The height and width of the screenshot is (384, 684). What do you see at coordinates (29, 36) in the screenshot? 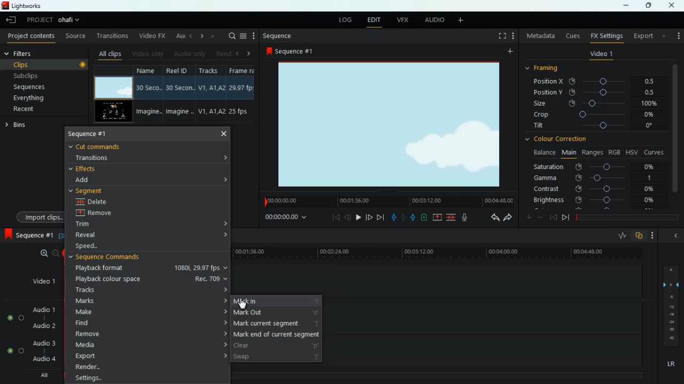
I see `project contents` at bounding box center [29, 36].